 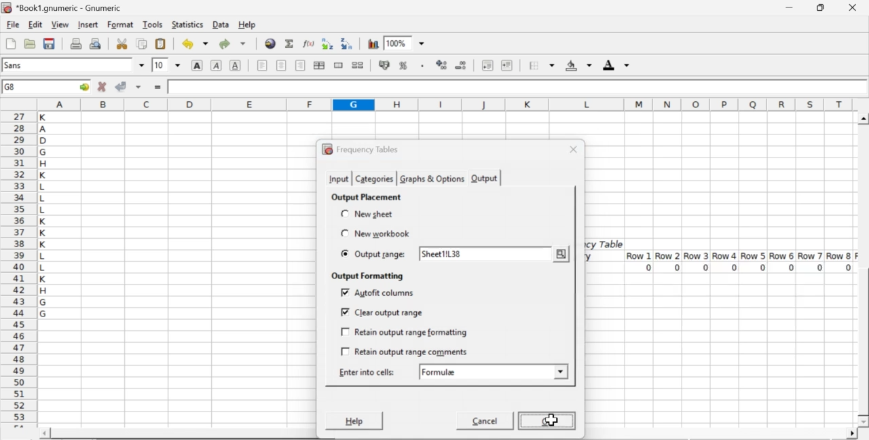 What do you see at coordinates (614, 256) in the screenshot?
I see `frequency table` at bounding box center [614, 256].